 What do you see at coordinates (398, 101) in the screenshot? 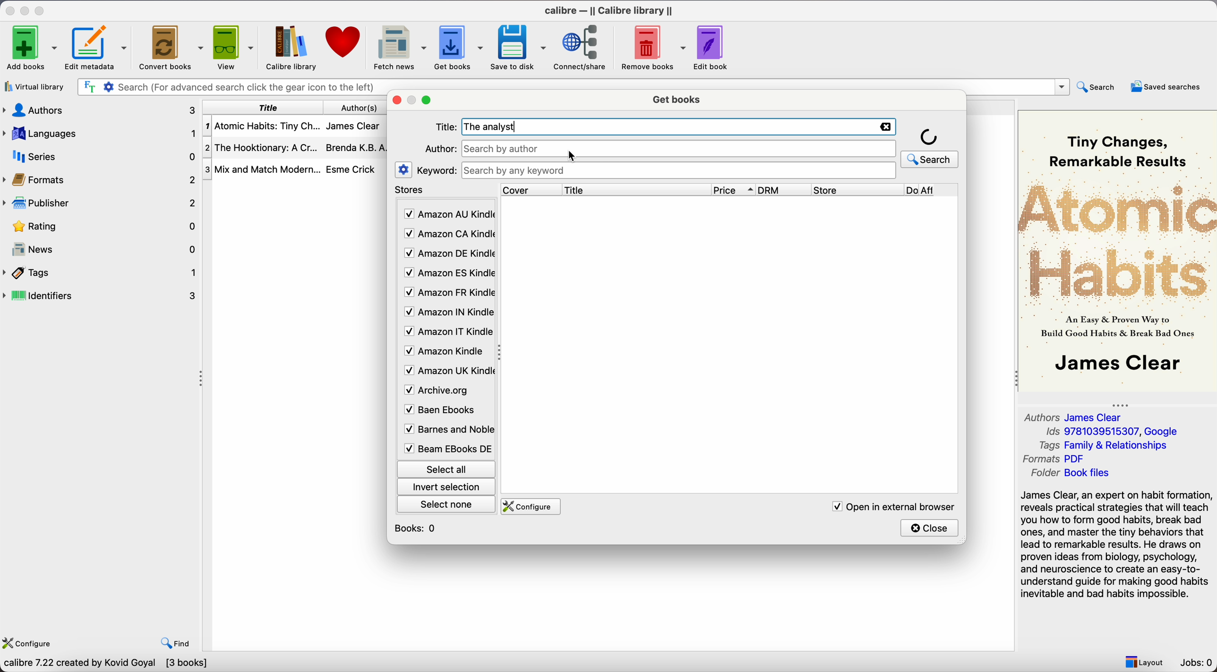
I see `close` at bounding box center [398, 101].